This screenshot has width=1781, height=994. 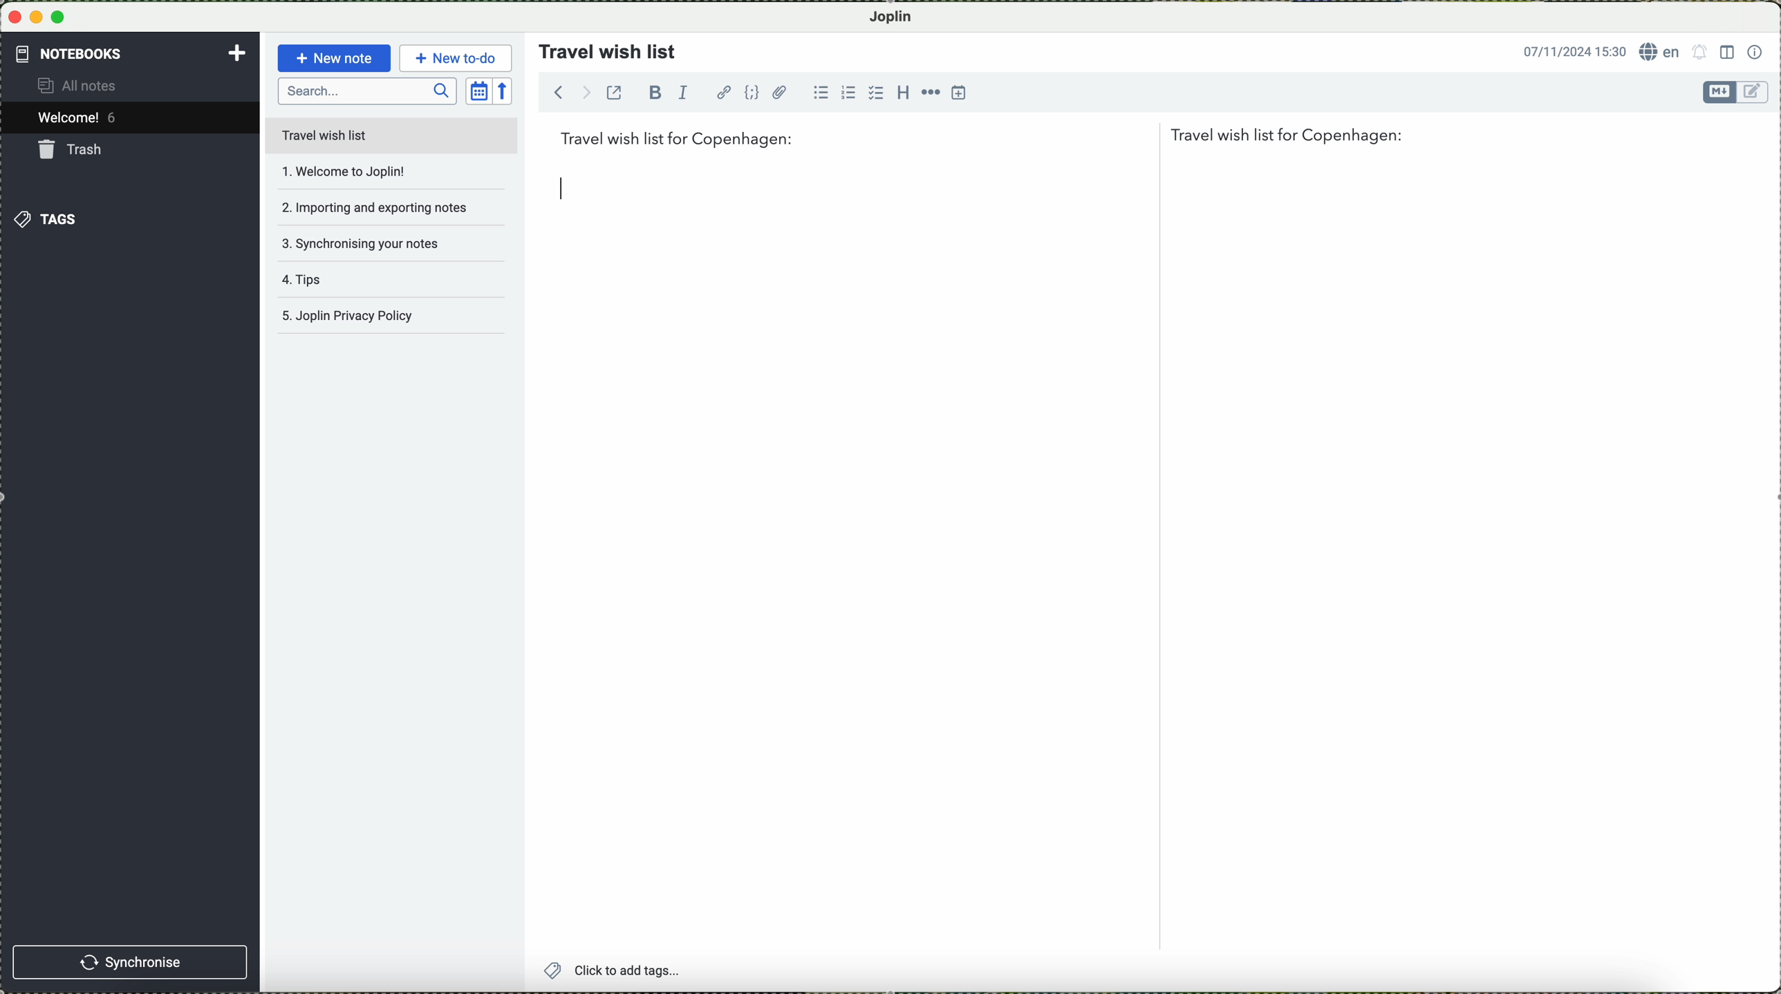 What do you see at coordinates (1660, 52) in the screenshot?
I see `language` at bounding box center [1660, 52].